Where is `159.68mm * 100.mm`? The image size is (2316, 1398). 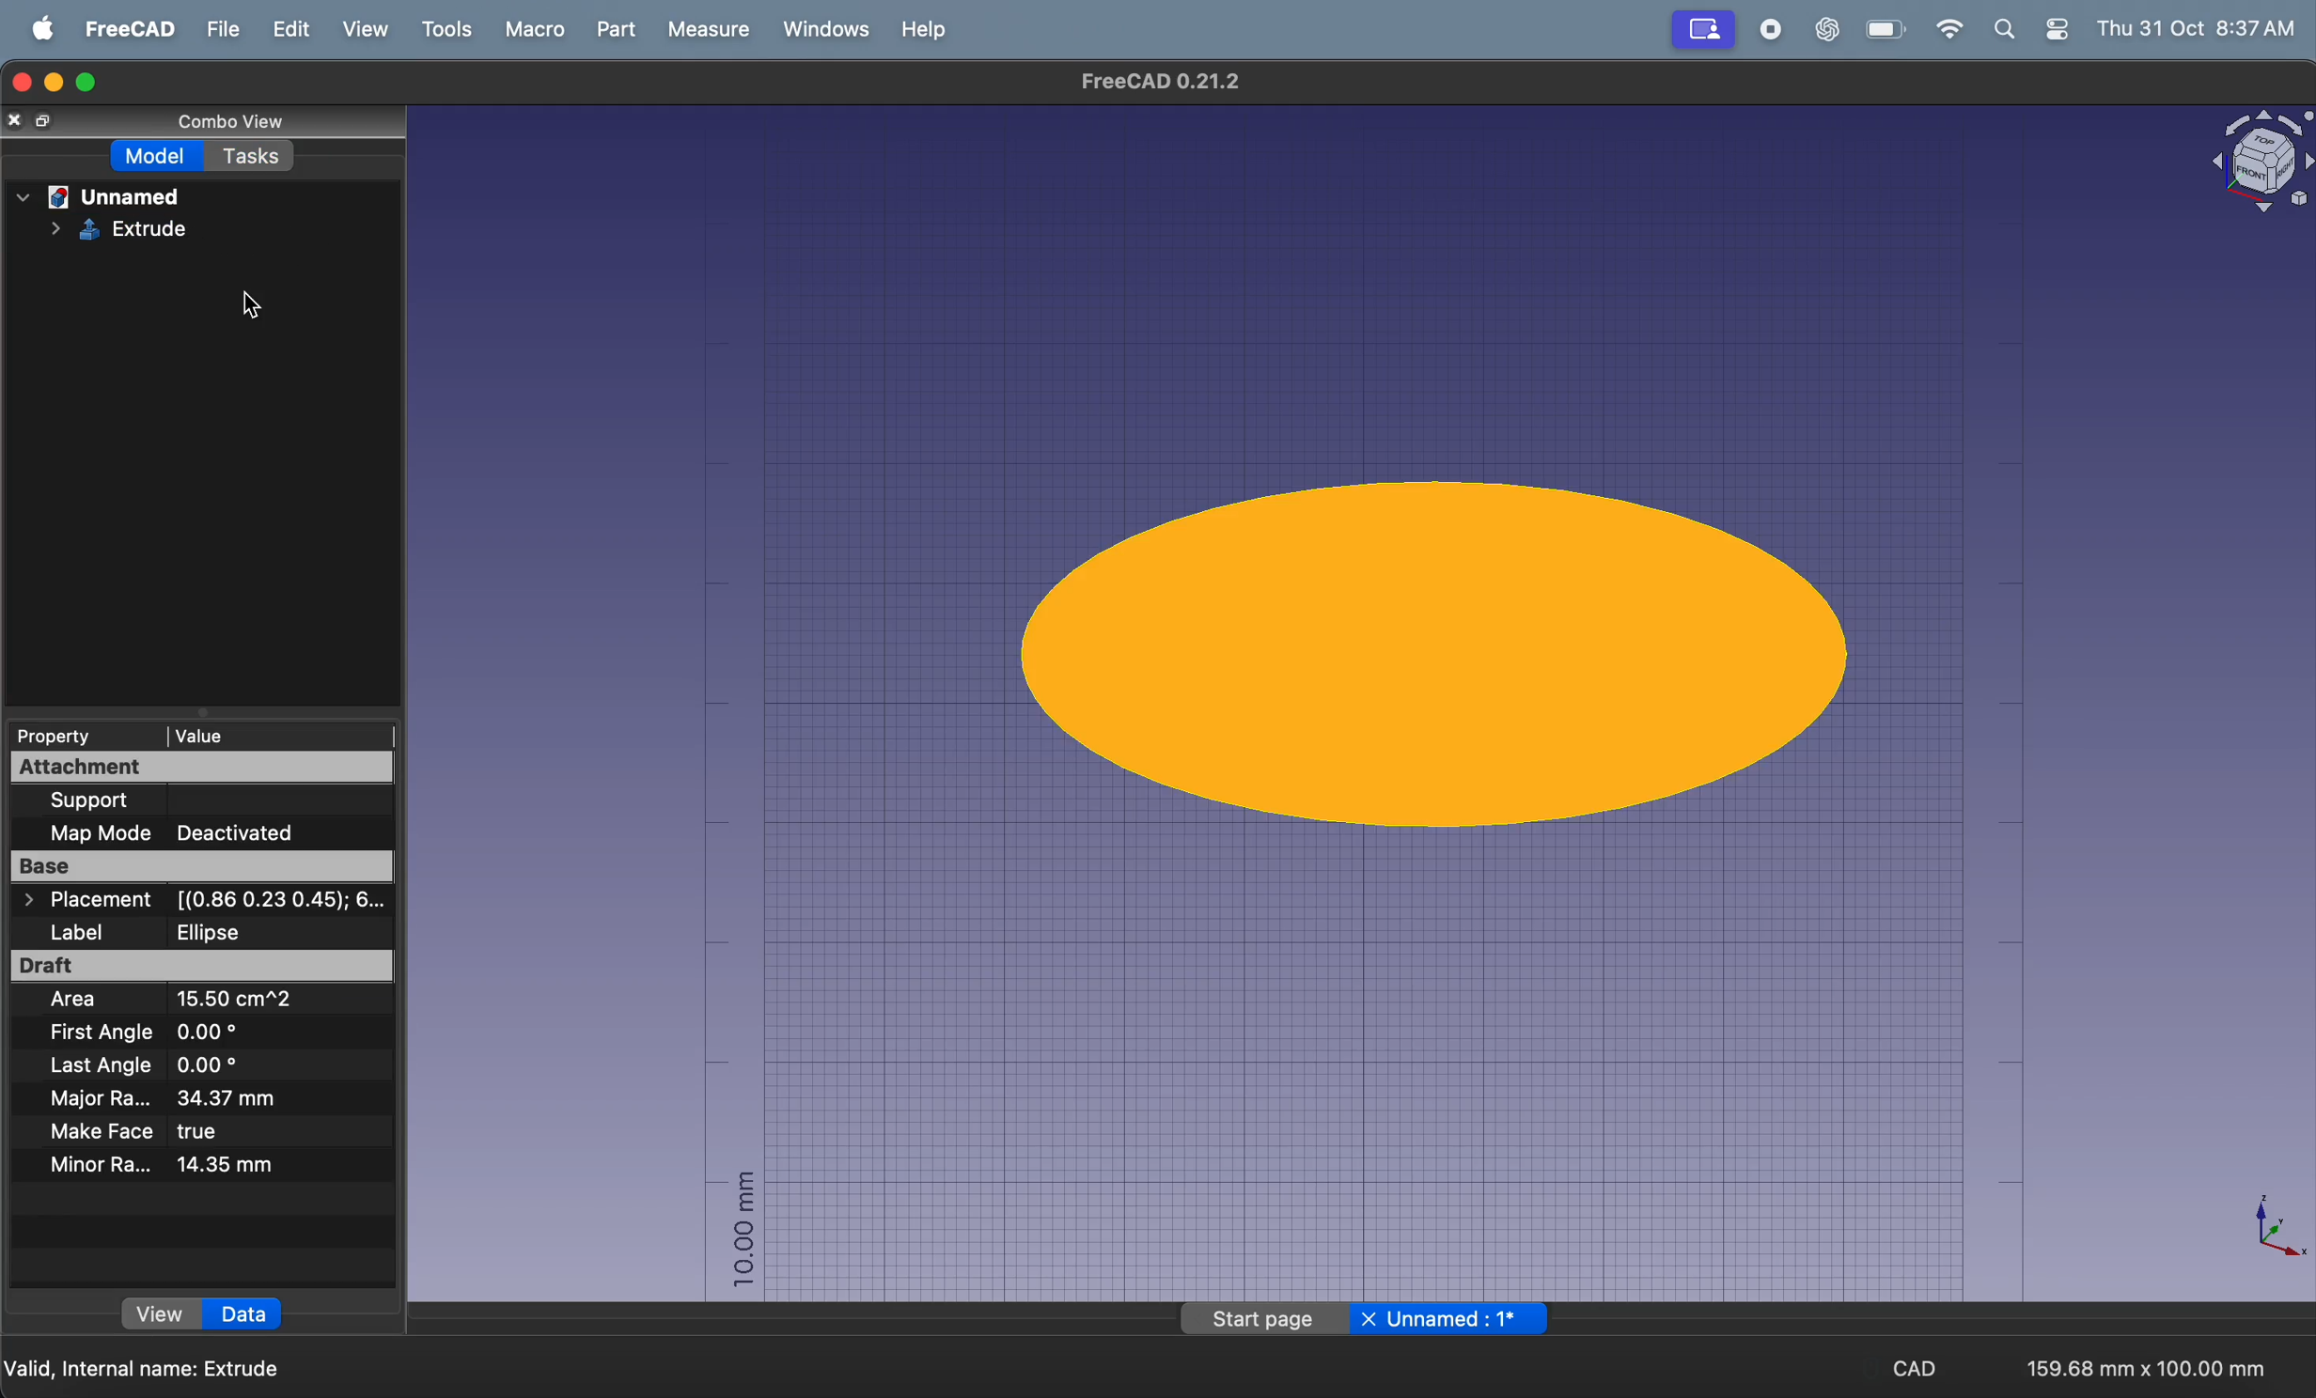 159.68mm * 100.mm is located at coordinates (2141, 1361).